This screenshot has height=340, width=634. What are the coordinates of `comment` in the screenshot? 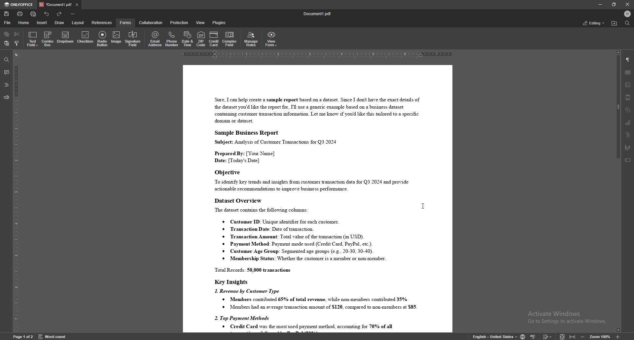 It's located at (6, 72).